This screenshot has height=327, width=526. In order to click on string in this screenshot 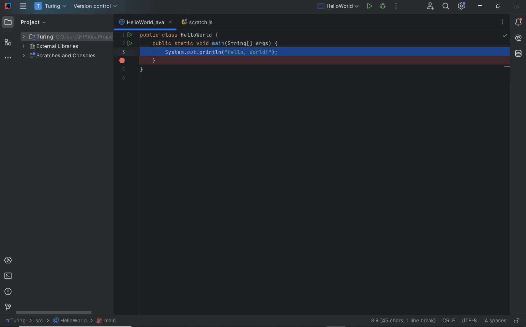, I will do `click(508, 68)`.